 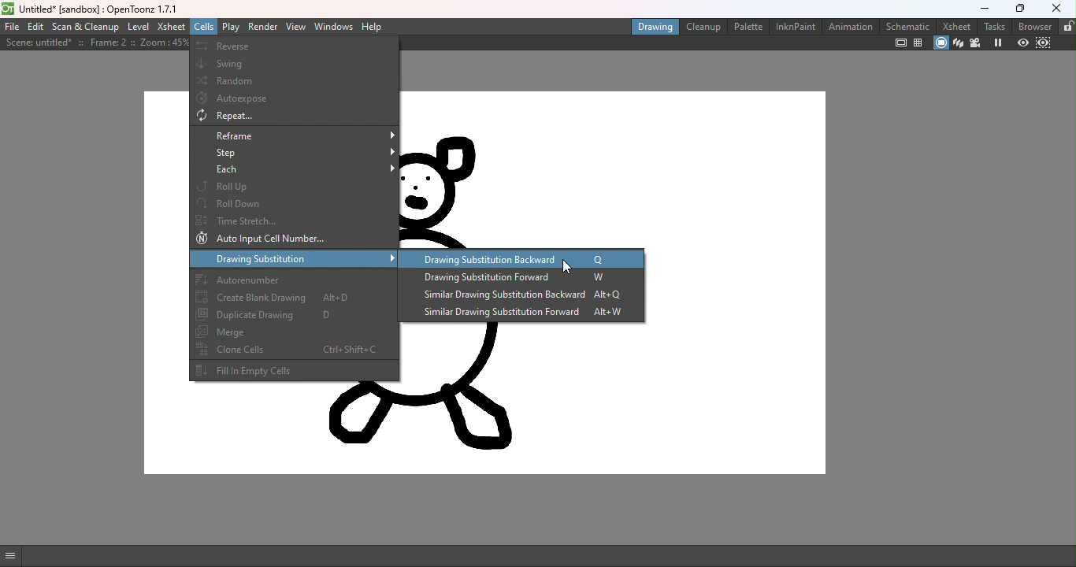 What do you see at coordinates (292, 371) in the screenshot?
I see `Fill in empty cells` at bounding box center [292, 371].